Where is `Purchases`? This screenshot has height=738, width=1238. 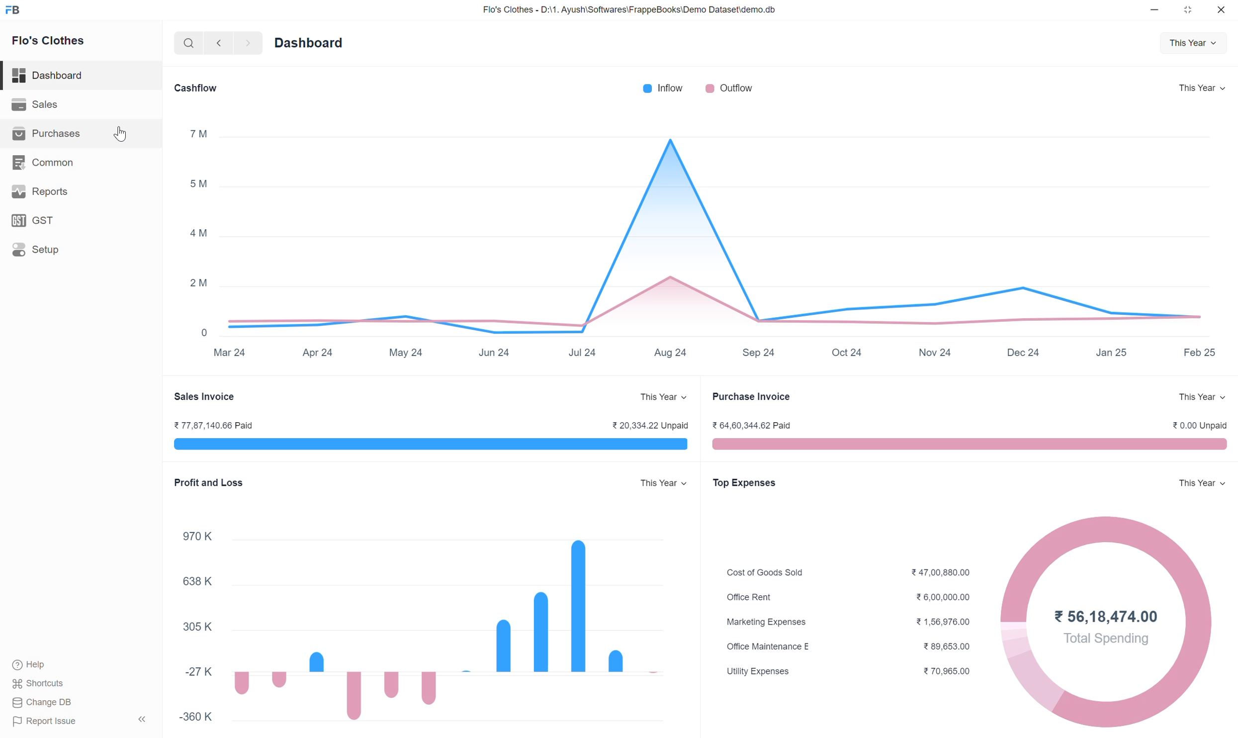
Purchases is located at coordinates (80, 133).